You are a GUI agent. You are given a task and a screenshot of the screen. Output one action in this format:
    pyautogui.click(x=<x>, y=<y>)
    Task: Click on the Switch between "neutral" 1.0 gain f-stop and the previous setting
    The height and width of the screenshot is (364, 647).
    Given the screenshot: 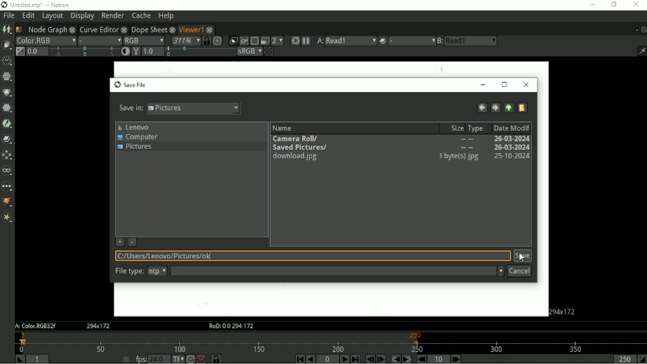 What is the action you would take?
    pyautogui.click(x=20, y=51)
    